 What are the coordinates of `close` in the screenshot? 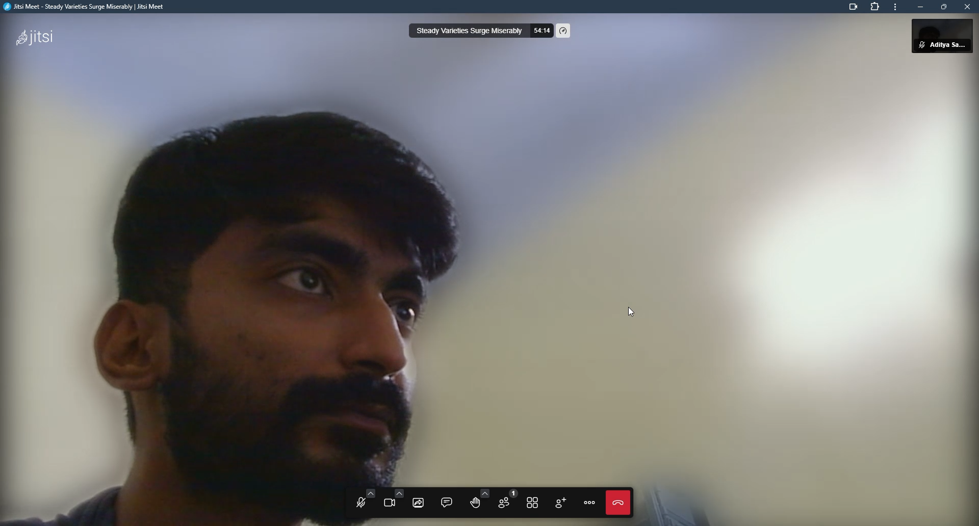 It's located at (967, 7).